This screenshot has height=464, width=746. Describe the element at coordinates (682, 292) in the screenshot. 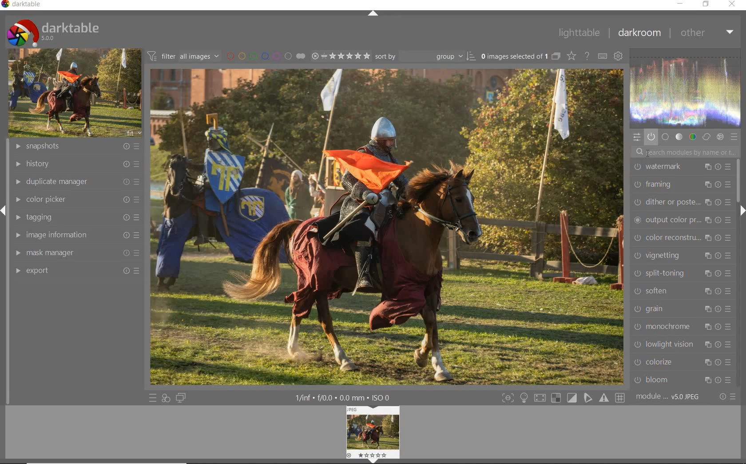

I see `soften` at that location.